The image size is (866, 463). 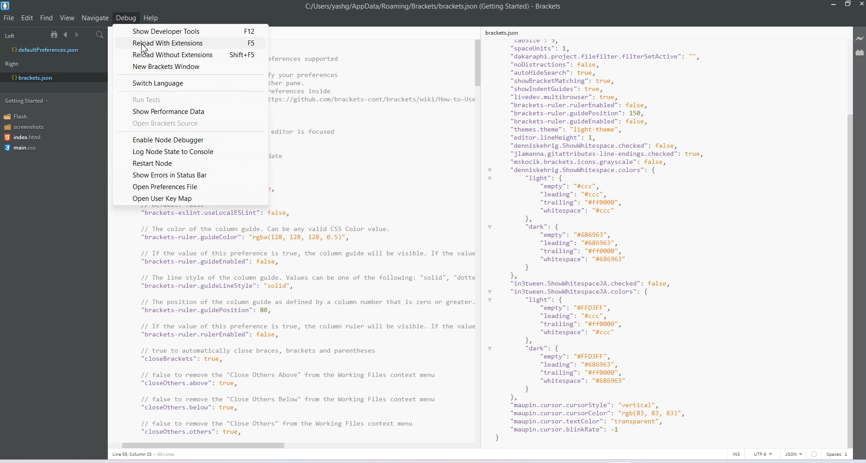 I want to click on Debug, so click(x=126, y=18).